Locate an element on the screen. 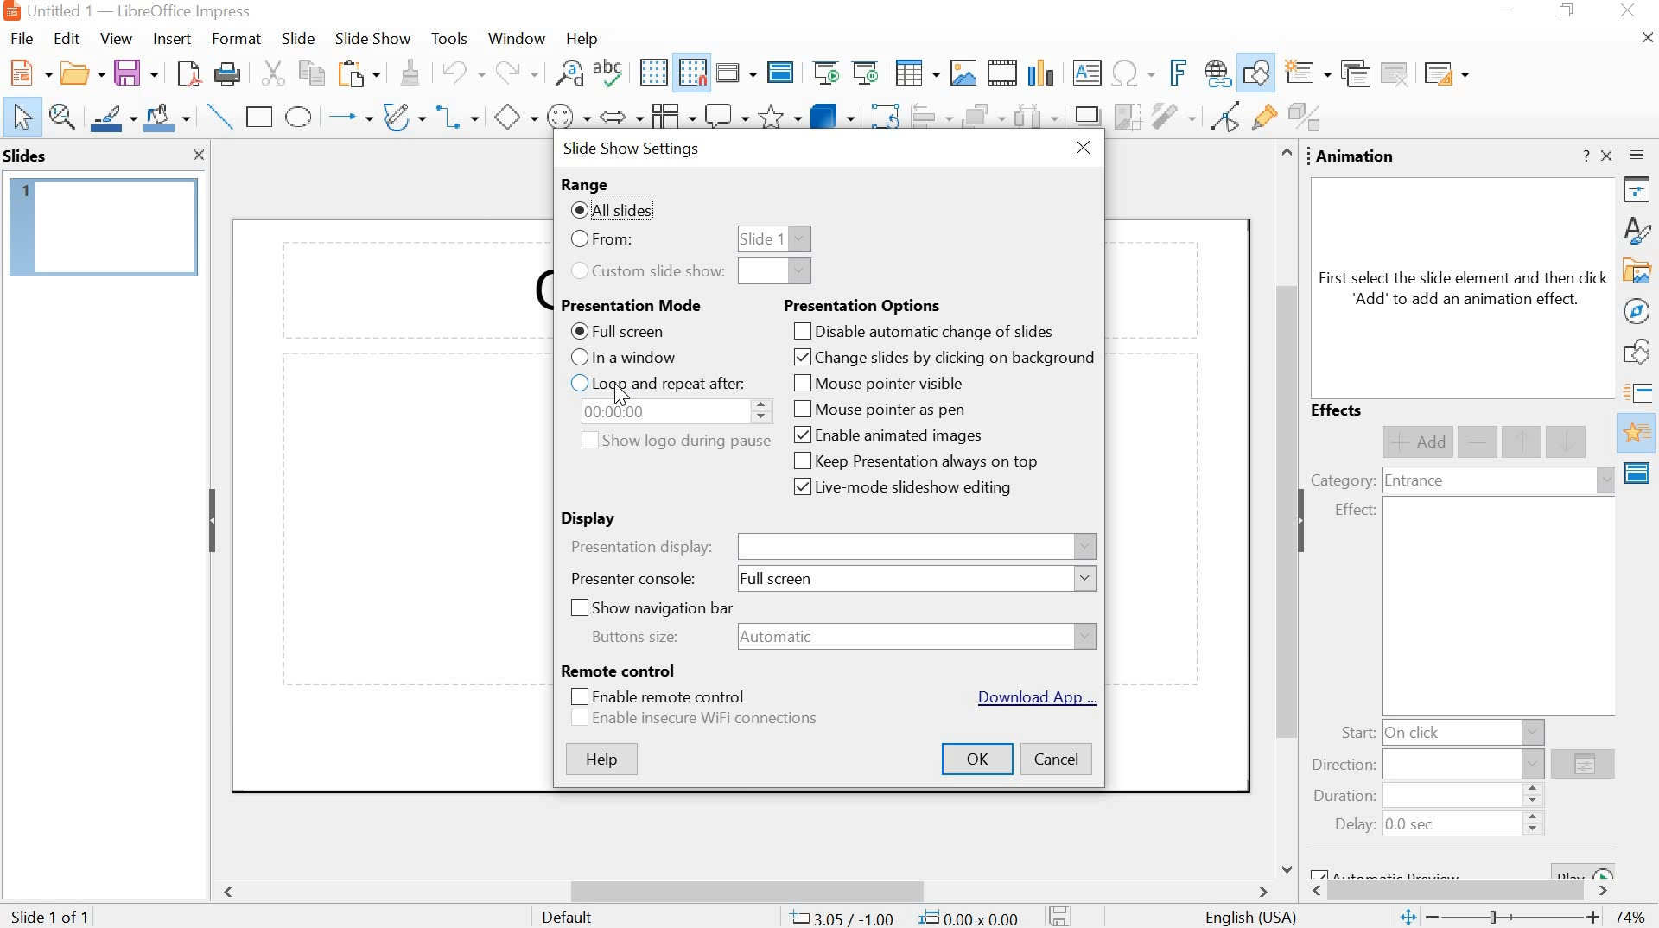 The height and width of the screenshot is (928, 1659). presentation options is located at coordinates (863, 307).